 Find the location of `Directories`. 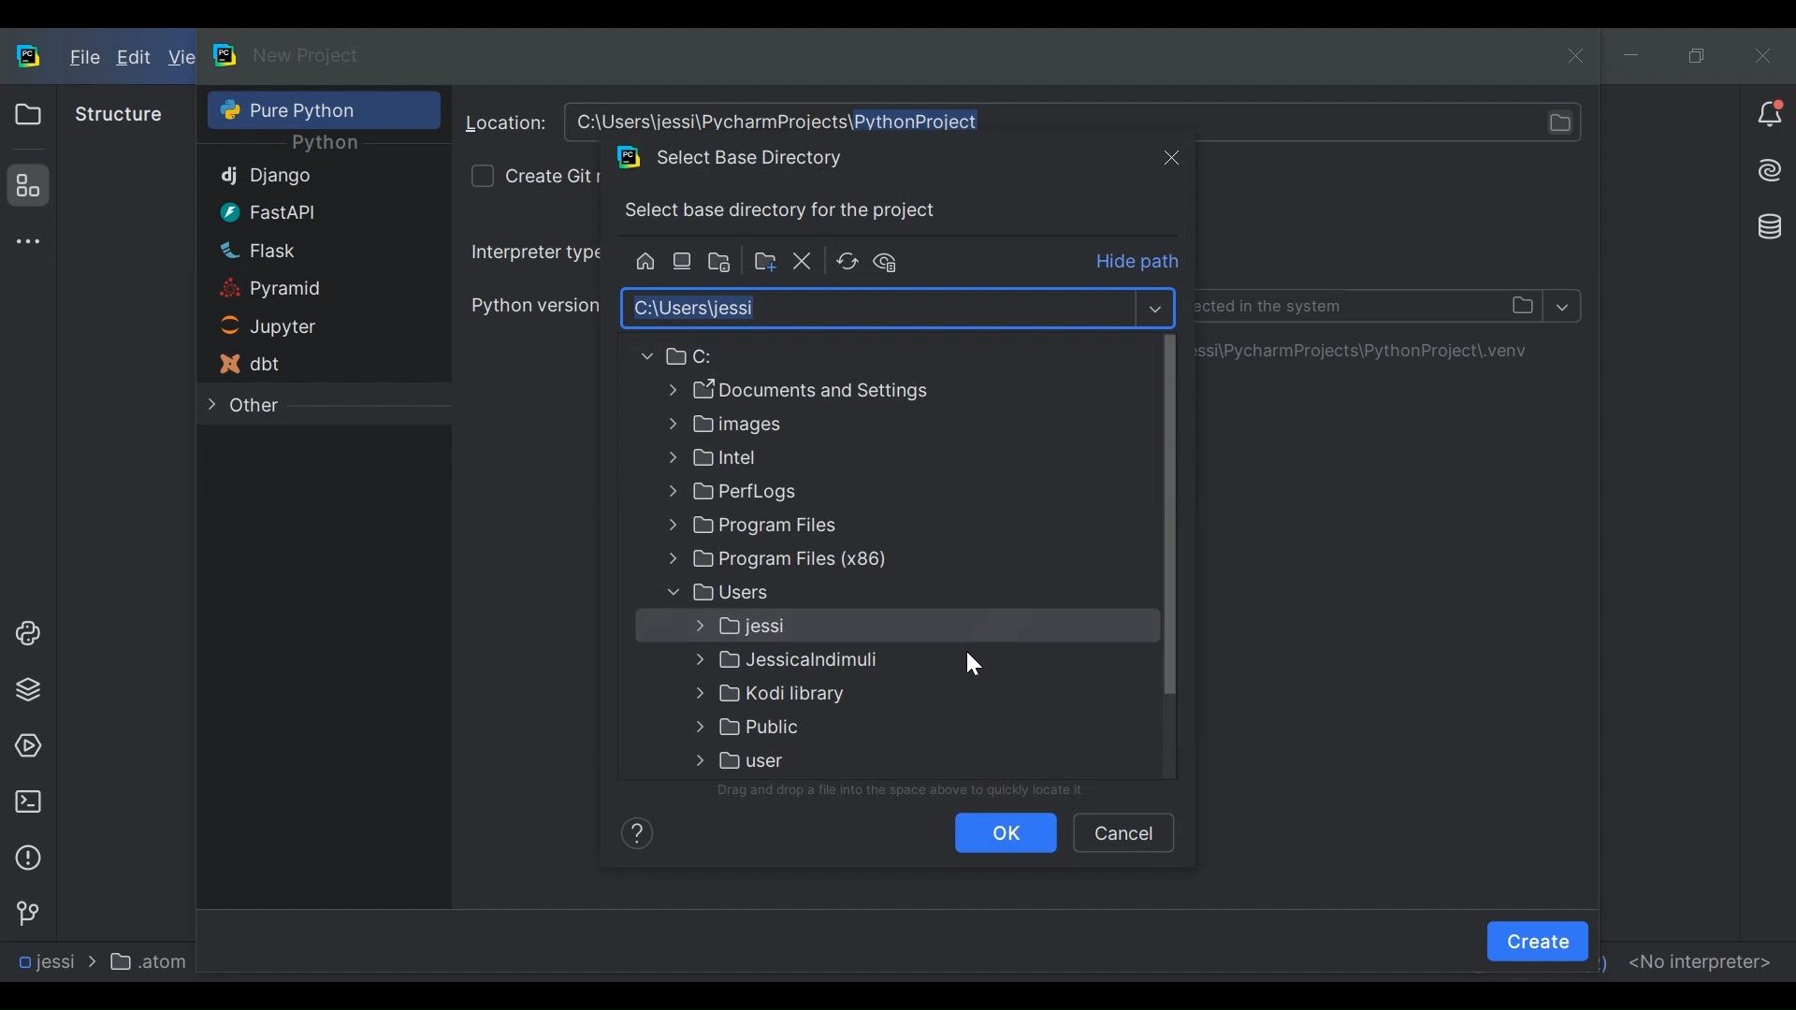

Directories is located at coordinates (1375, 351).